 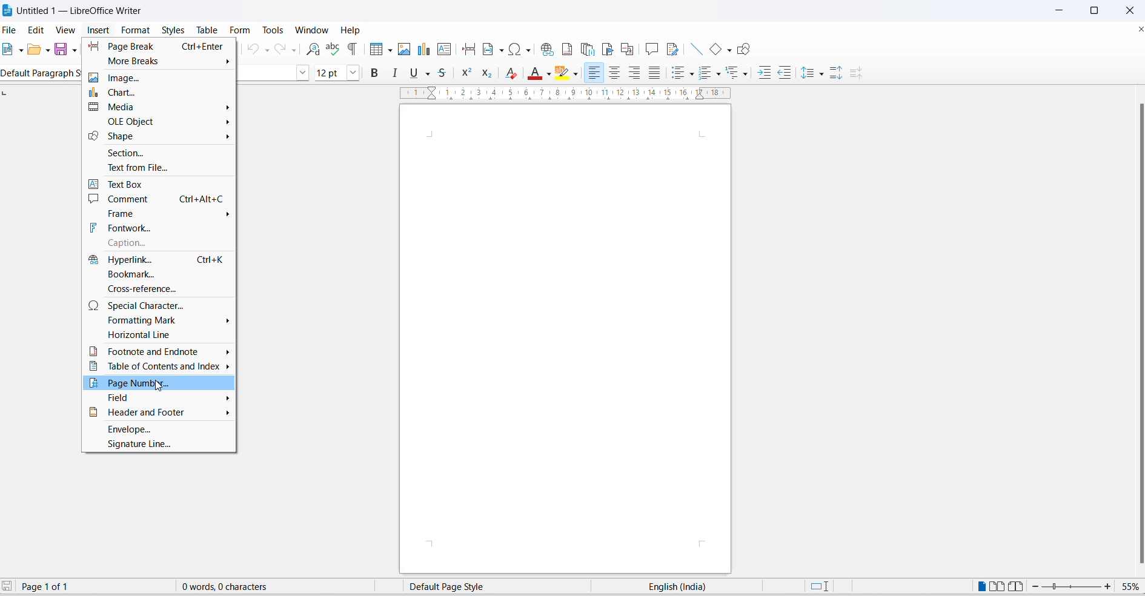 What do you see at coordinates (158, 385) in the screenshot?
I see `cursor` at bounding box center [158, 385].